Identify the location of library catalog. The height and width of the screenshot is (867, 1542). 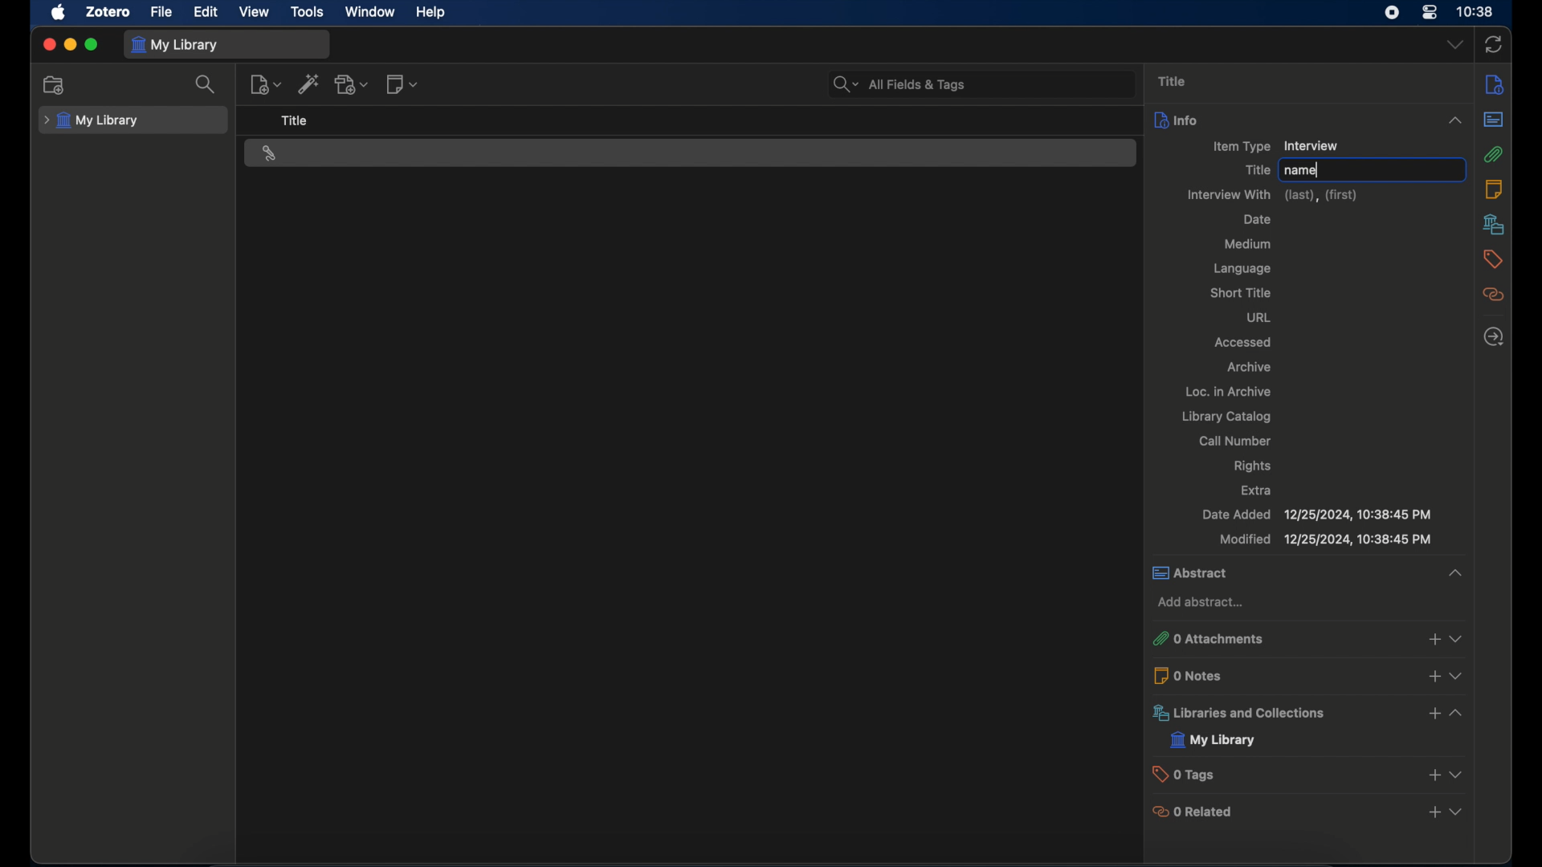
(1229, 417).